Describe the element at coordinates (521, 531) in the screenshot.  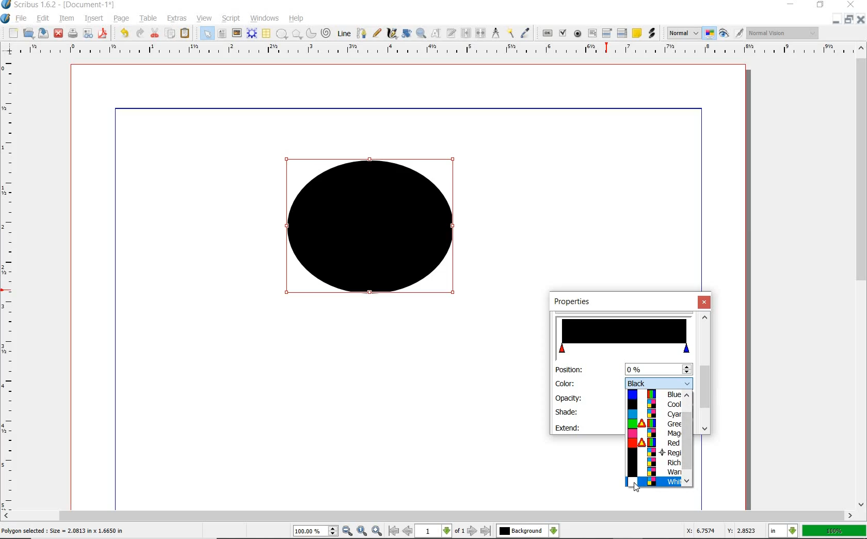
I see `` at that location.